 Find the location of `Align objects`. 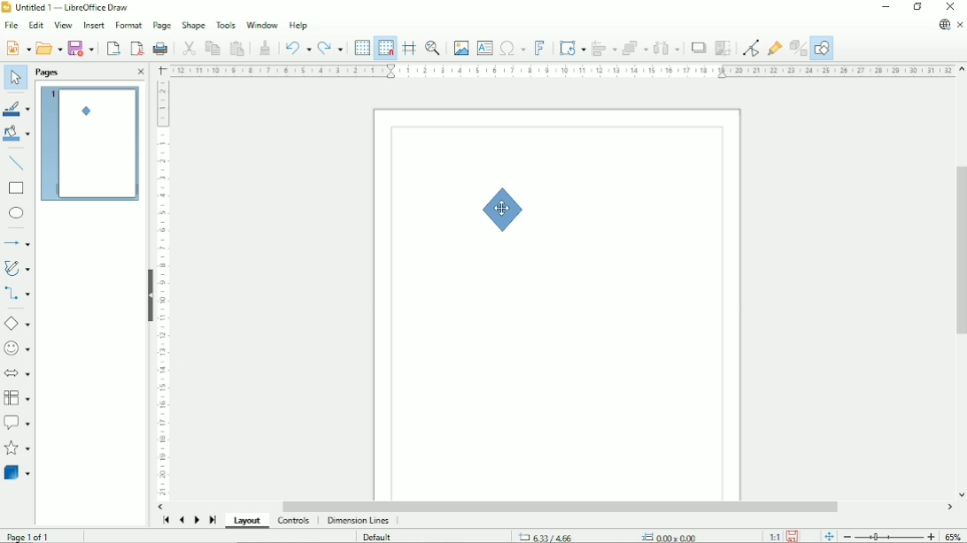

Align objects is located at coordinates (604, 47).